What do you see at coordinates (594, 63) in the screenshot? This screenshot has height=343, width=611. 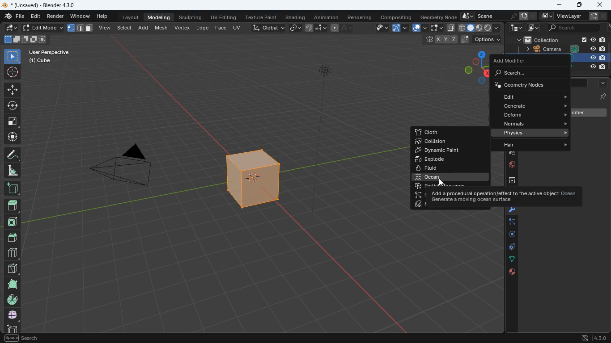 I see `cube` at bounding box center [594, 63].